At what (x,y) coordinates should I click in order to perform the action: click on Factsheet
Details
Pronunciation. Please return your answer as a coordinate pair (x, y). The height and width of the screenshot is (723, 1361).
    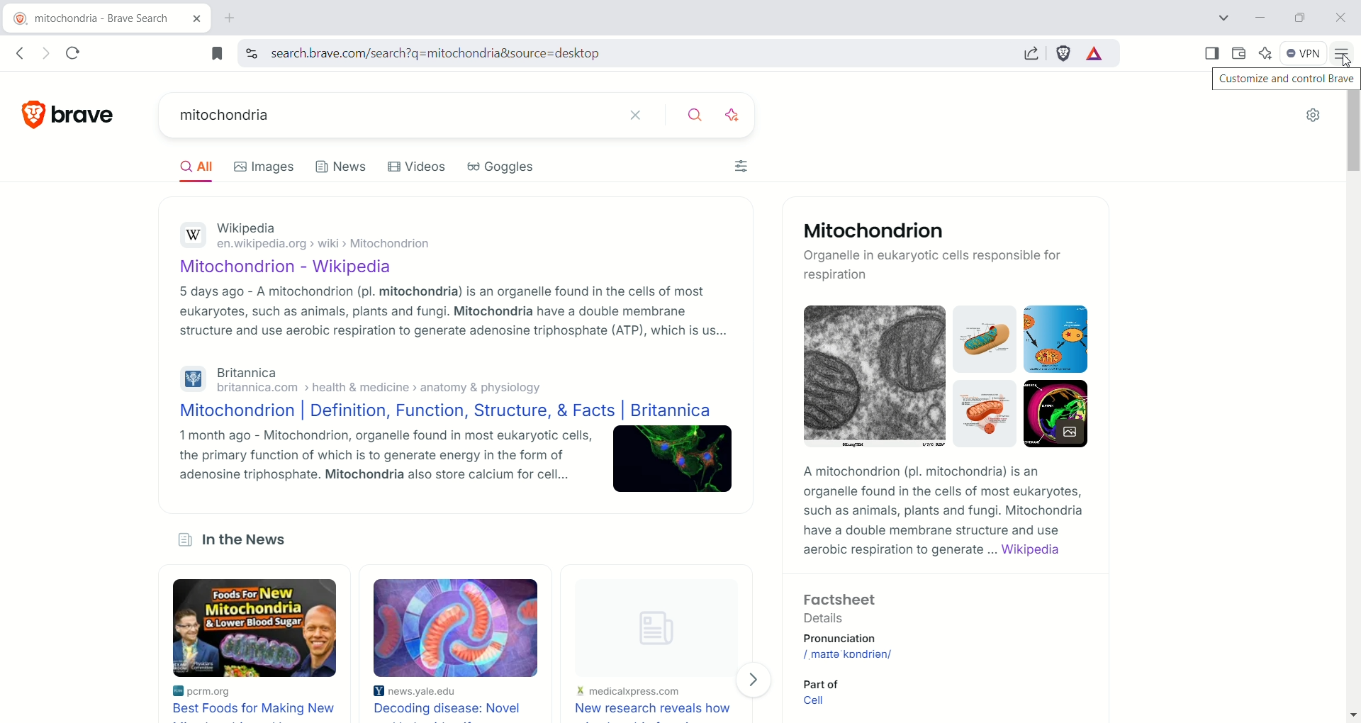
    Looking at the image, I should click on (870, 619).